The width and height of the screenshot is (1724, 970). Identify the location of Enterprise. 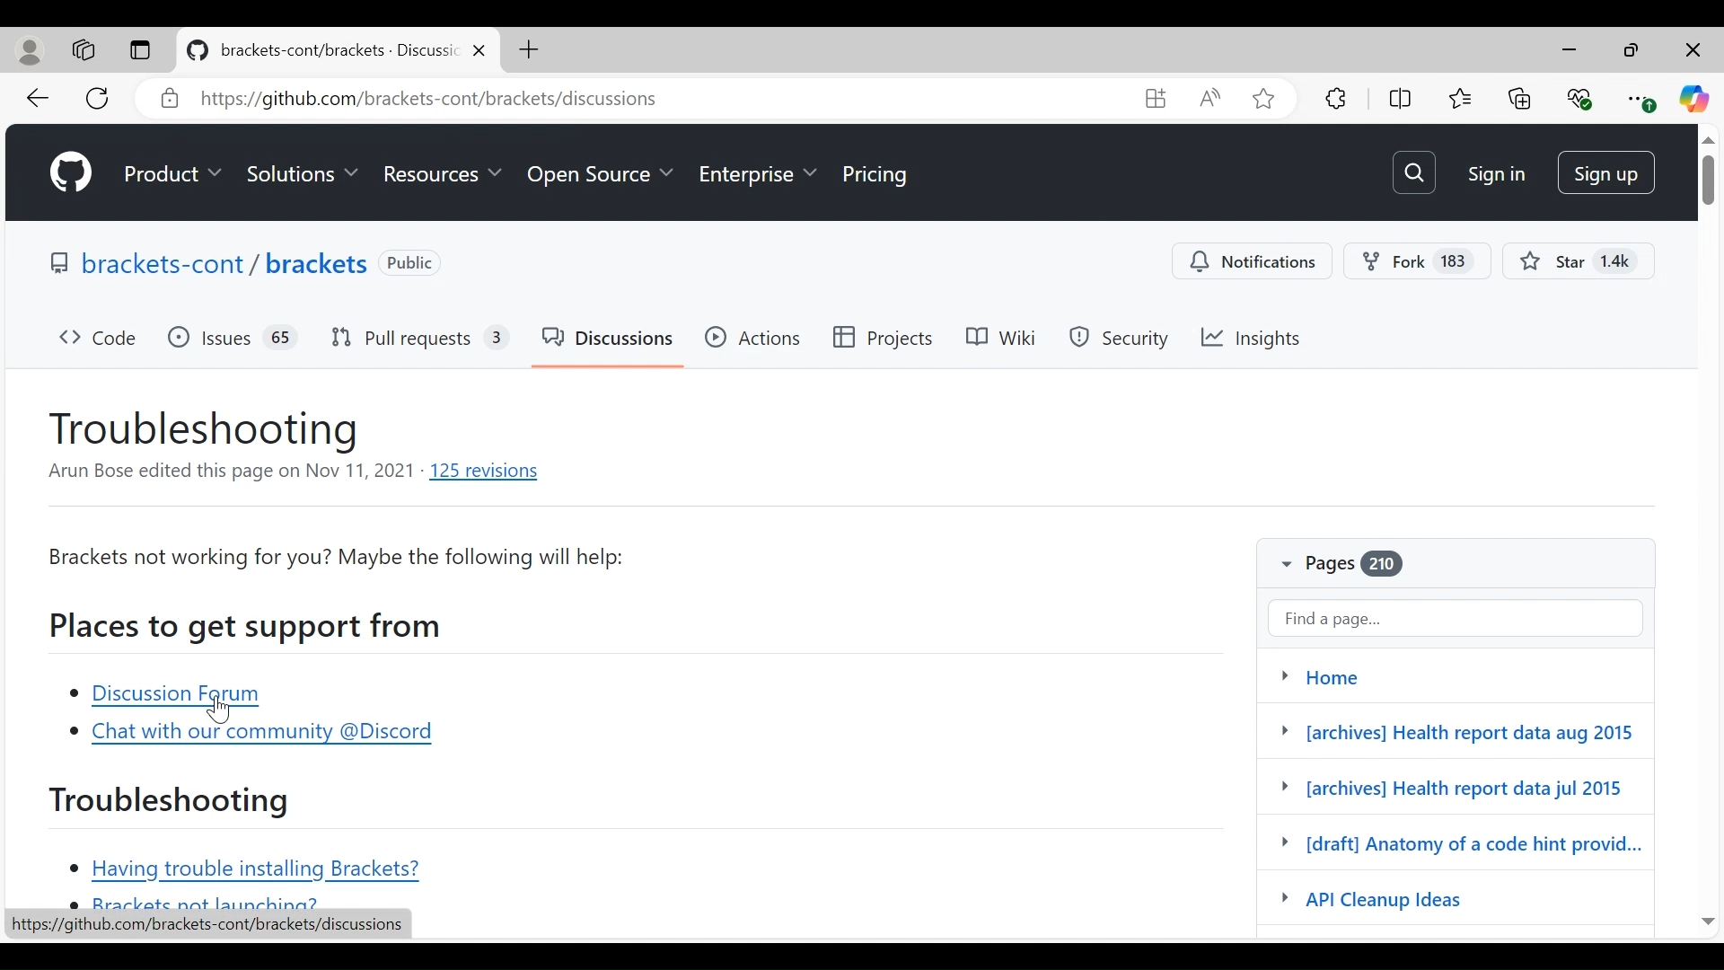
(758, 179).